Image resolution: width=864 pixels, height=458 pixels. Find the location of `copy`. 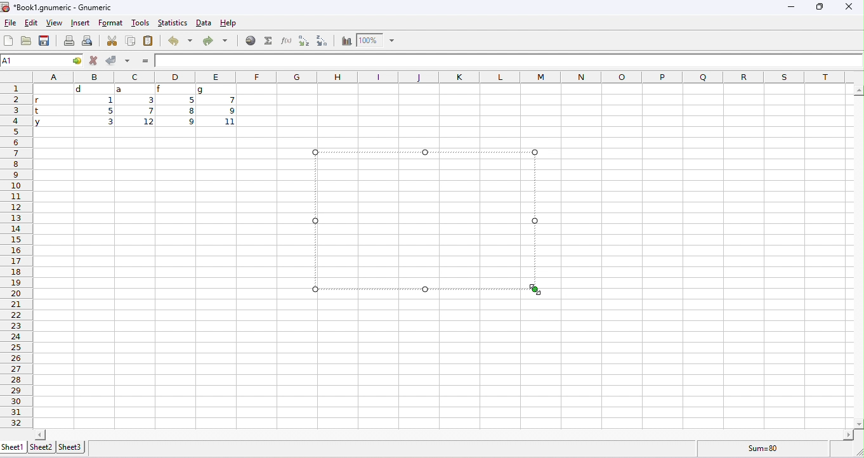

copy is located at coordinates (129, 41).